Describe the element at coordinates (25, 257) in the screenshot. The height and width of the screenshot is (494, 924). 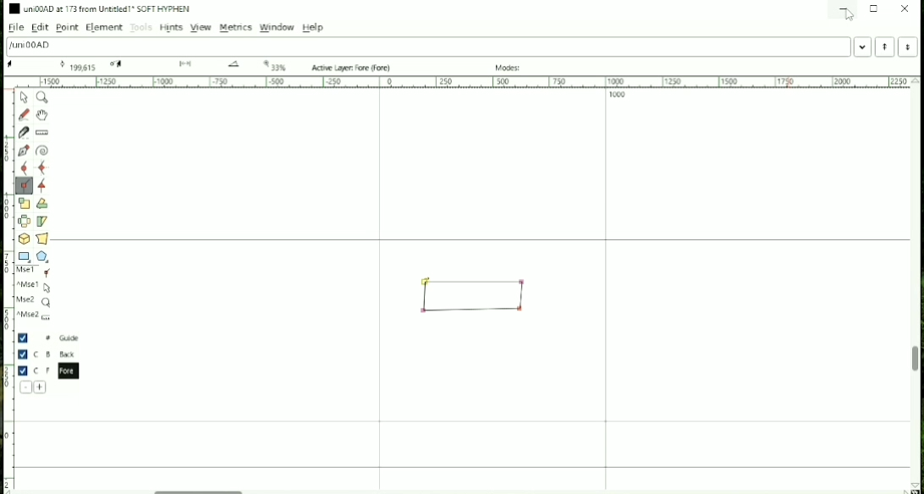
I see `Rectangle or Ellipse` at that location.